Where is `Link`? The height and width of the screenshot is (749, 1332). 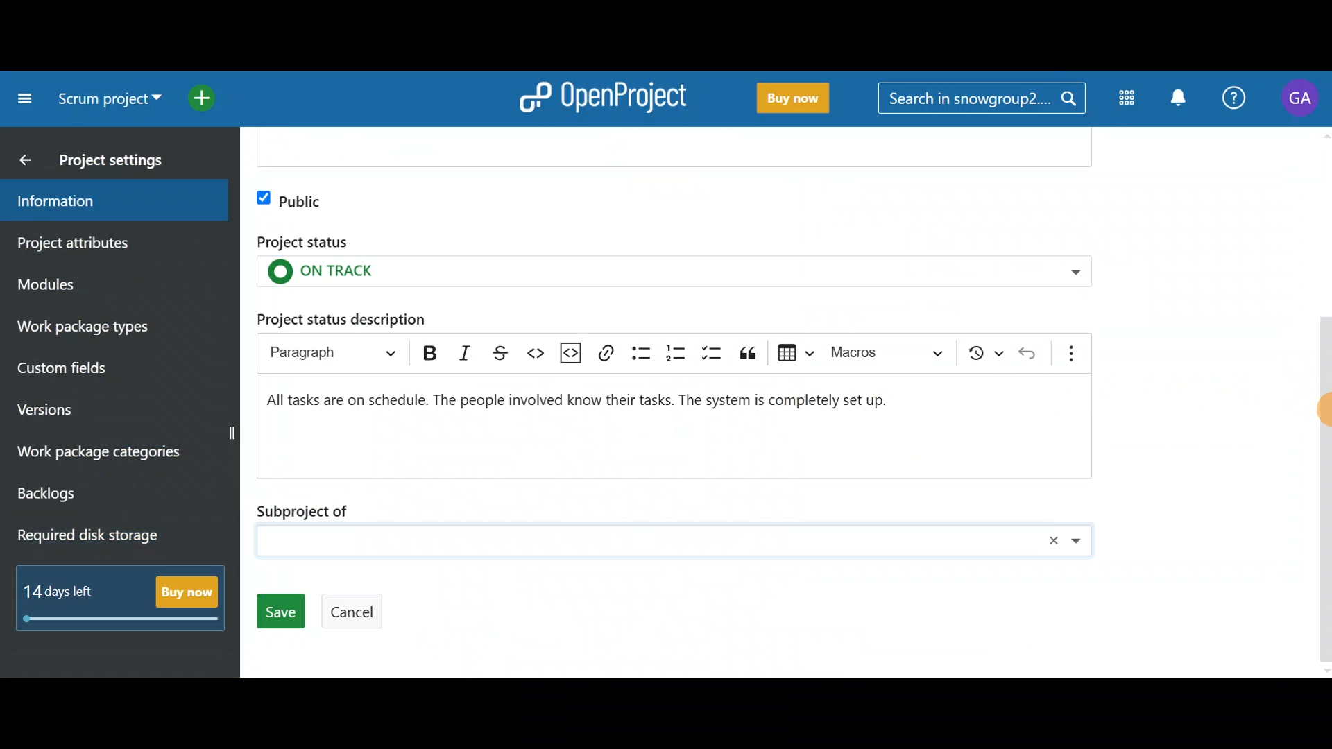
Link is located at coordinates (605, 351).